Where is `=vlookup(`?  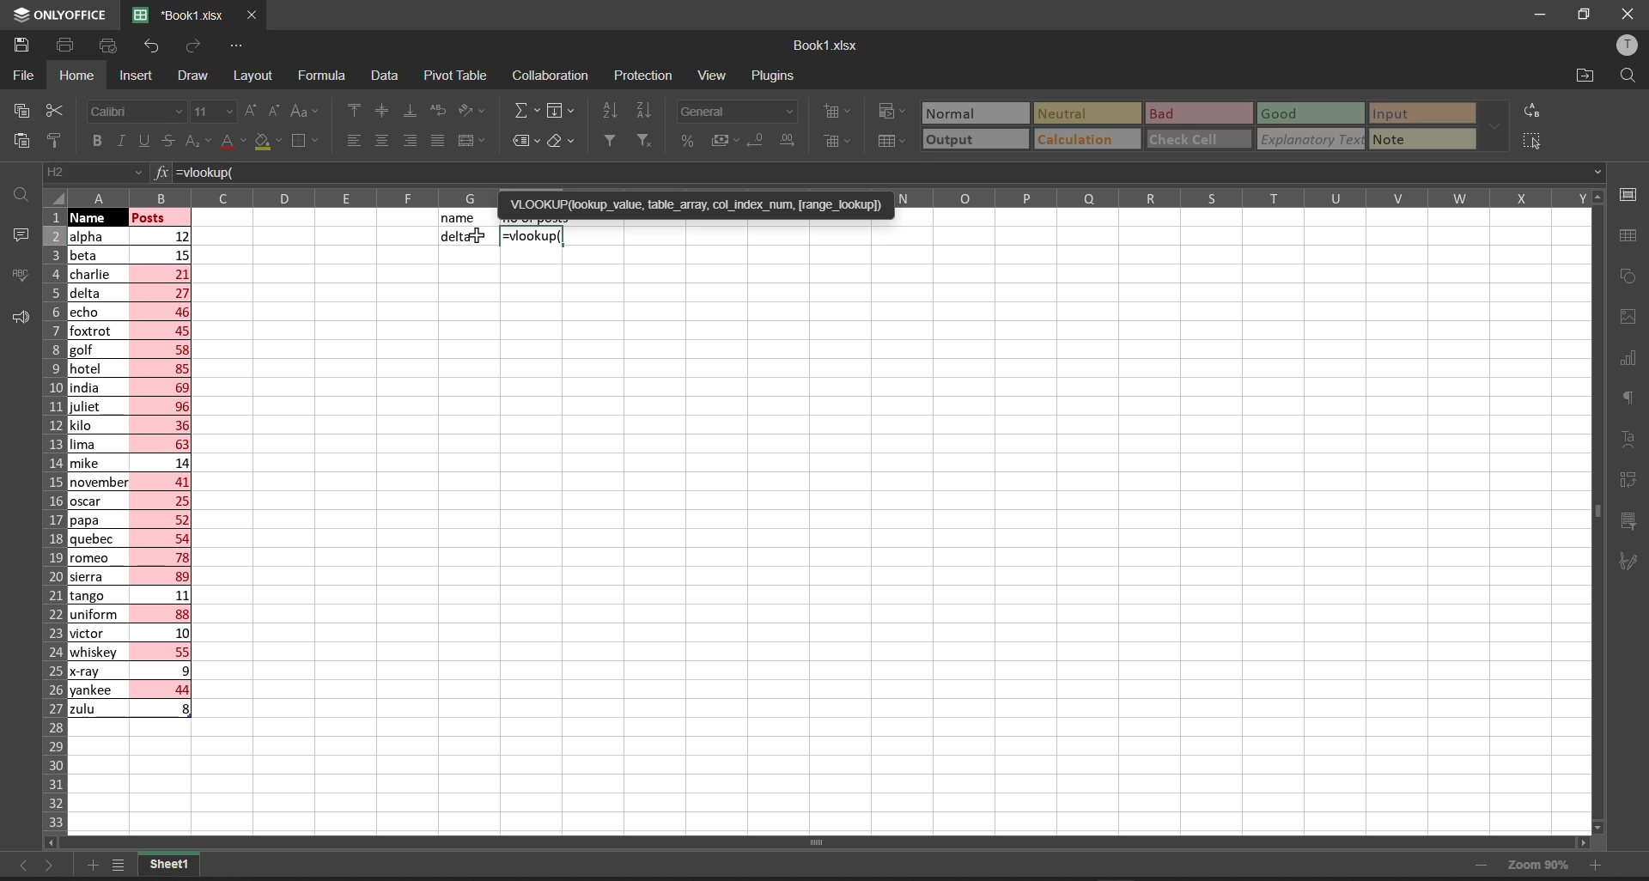 =vlookup( is located at coordinates (886, 173).